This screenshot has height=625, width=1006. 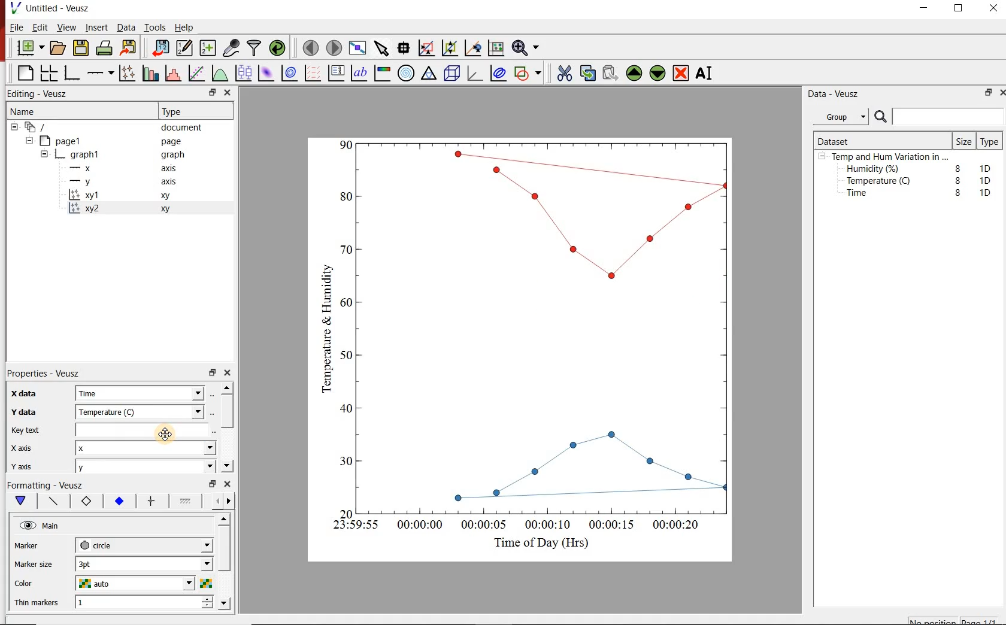 I want to click on create new datasets using ranges, parametrically or as functions of existing datasets, so click(x=208, y=48).